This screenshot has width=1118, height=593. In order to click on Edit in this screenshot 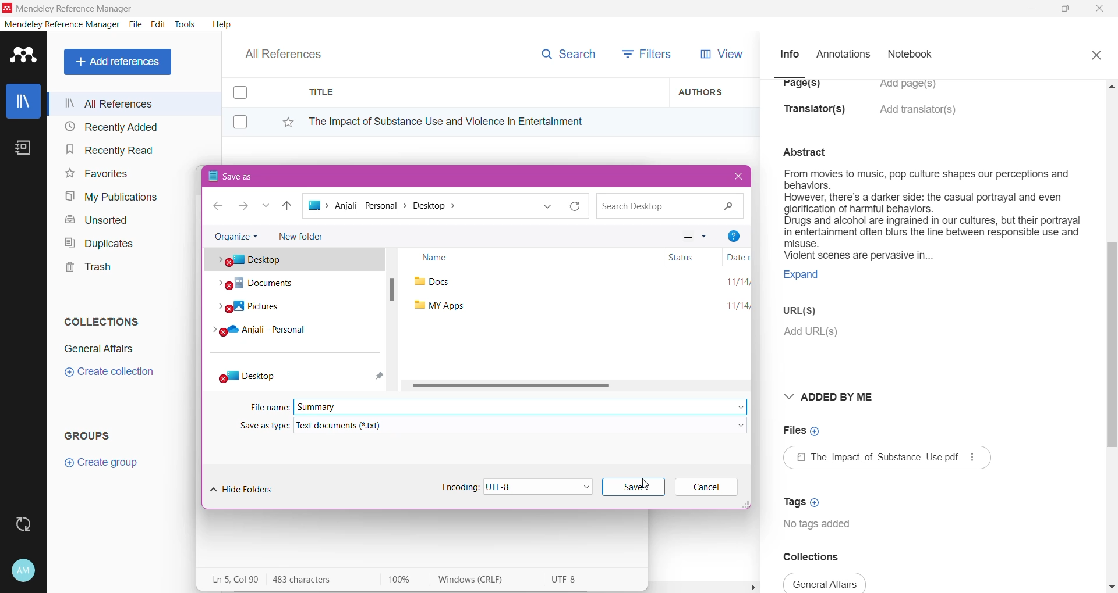, I will do `click(158, 24)`.